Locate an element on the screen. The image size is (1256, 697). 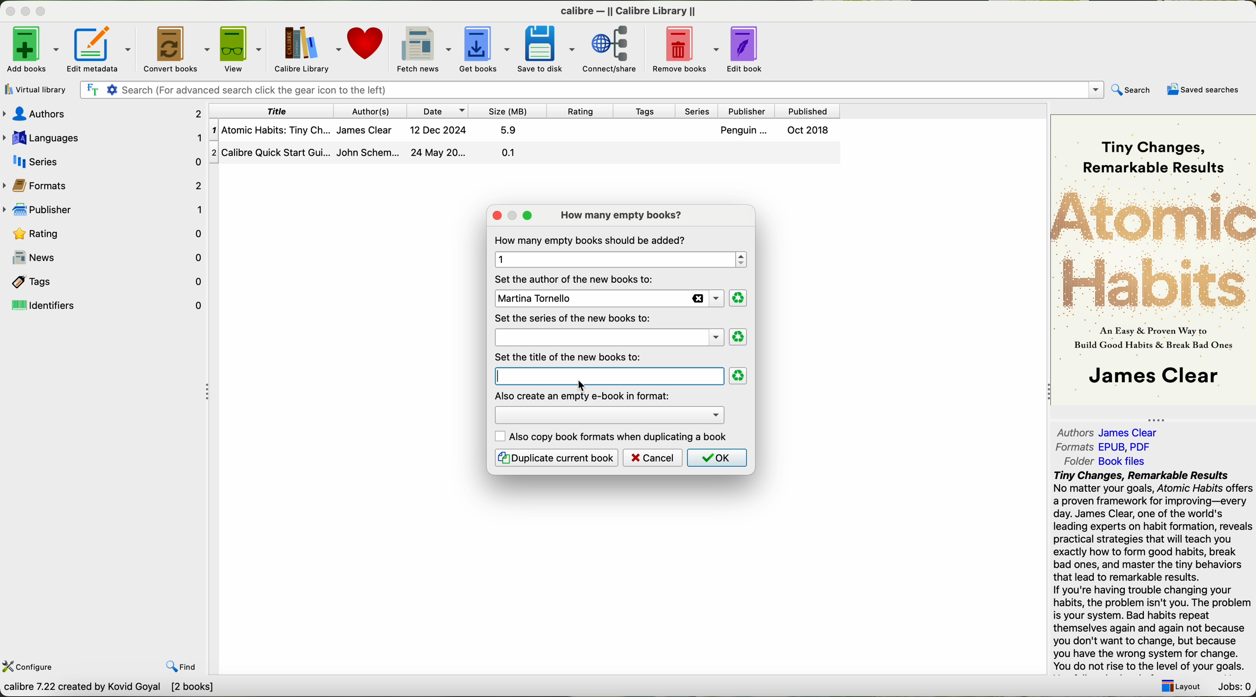
saved searches is located at coordinates (1202, 89).